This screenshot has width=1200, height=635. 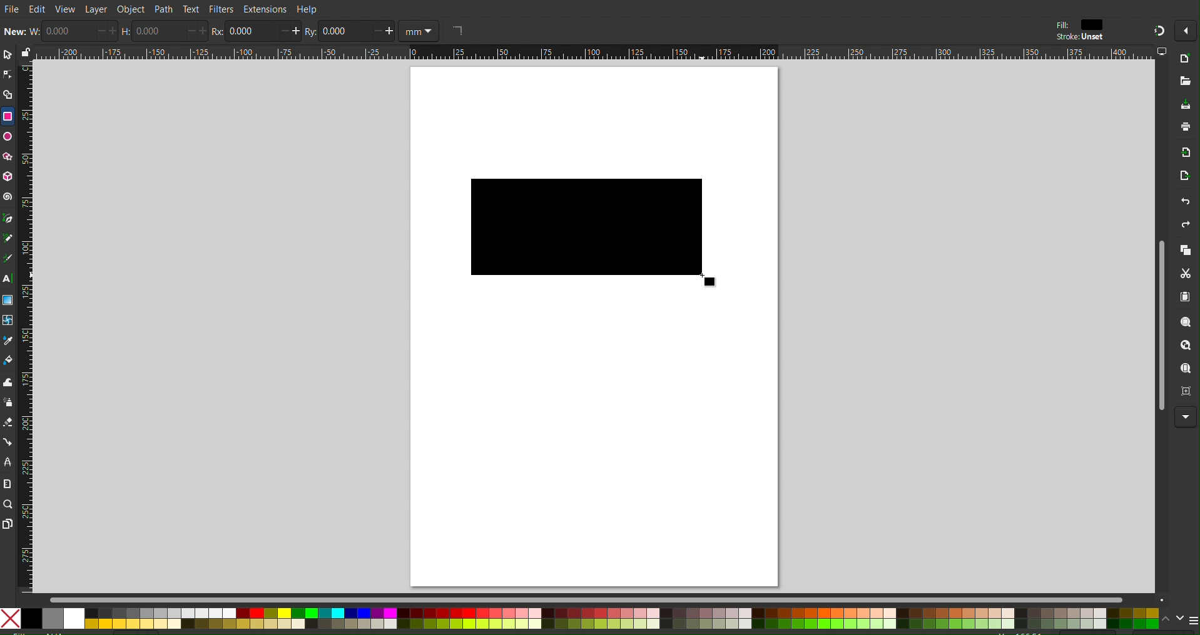 I want to click on Rectangle, so click(x=8, y=116).